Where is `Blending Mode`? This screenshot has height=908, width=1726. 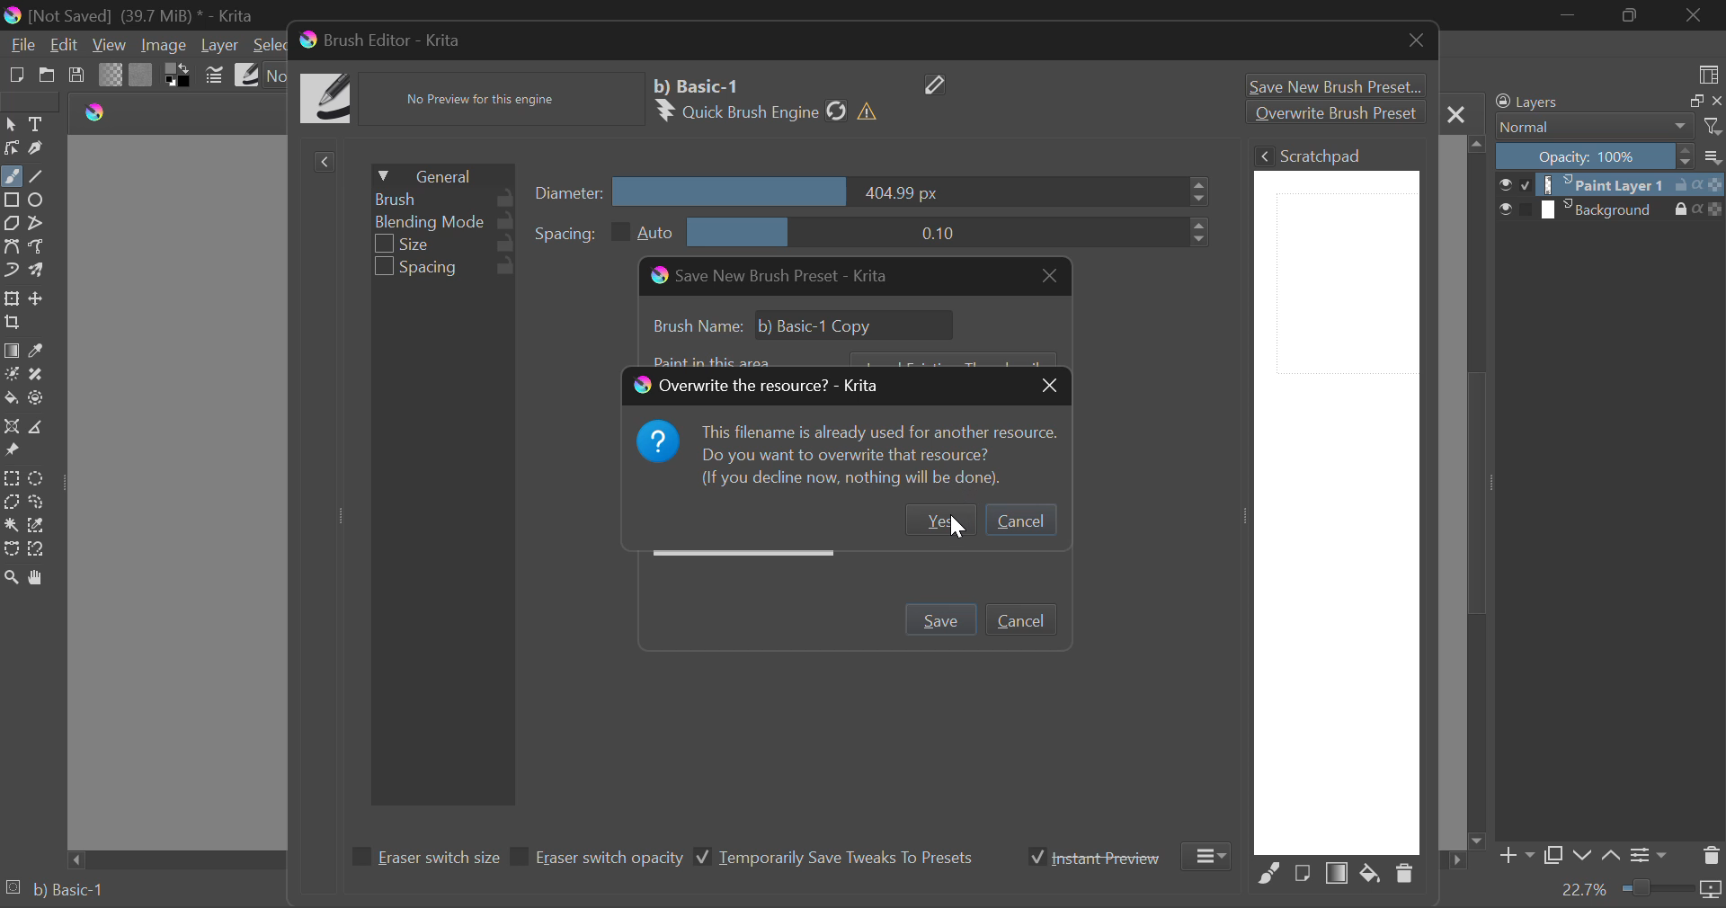
Blending Mode is located at coordinates (1607, 128).